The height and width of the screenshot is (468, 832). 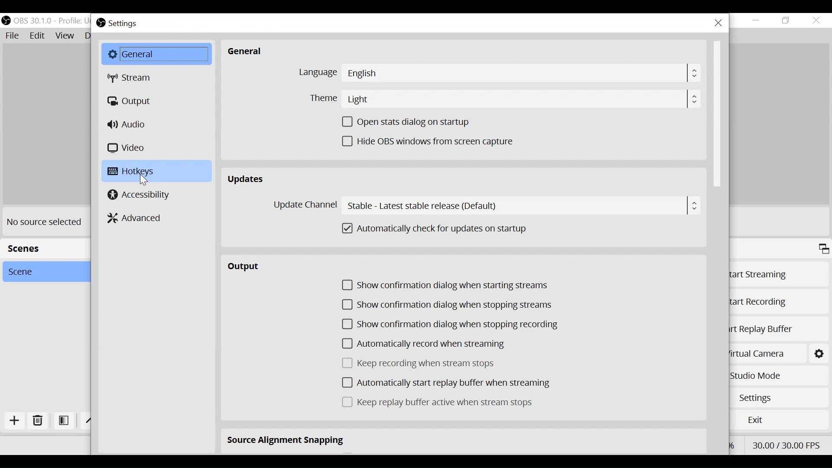 What do you see at coordinates (503, 99) in the screenshot?
I see `Select Theme` at bounding box center [503, 99].